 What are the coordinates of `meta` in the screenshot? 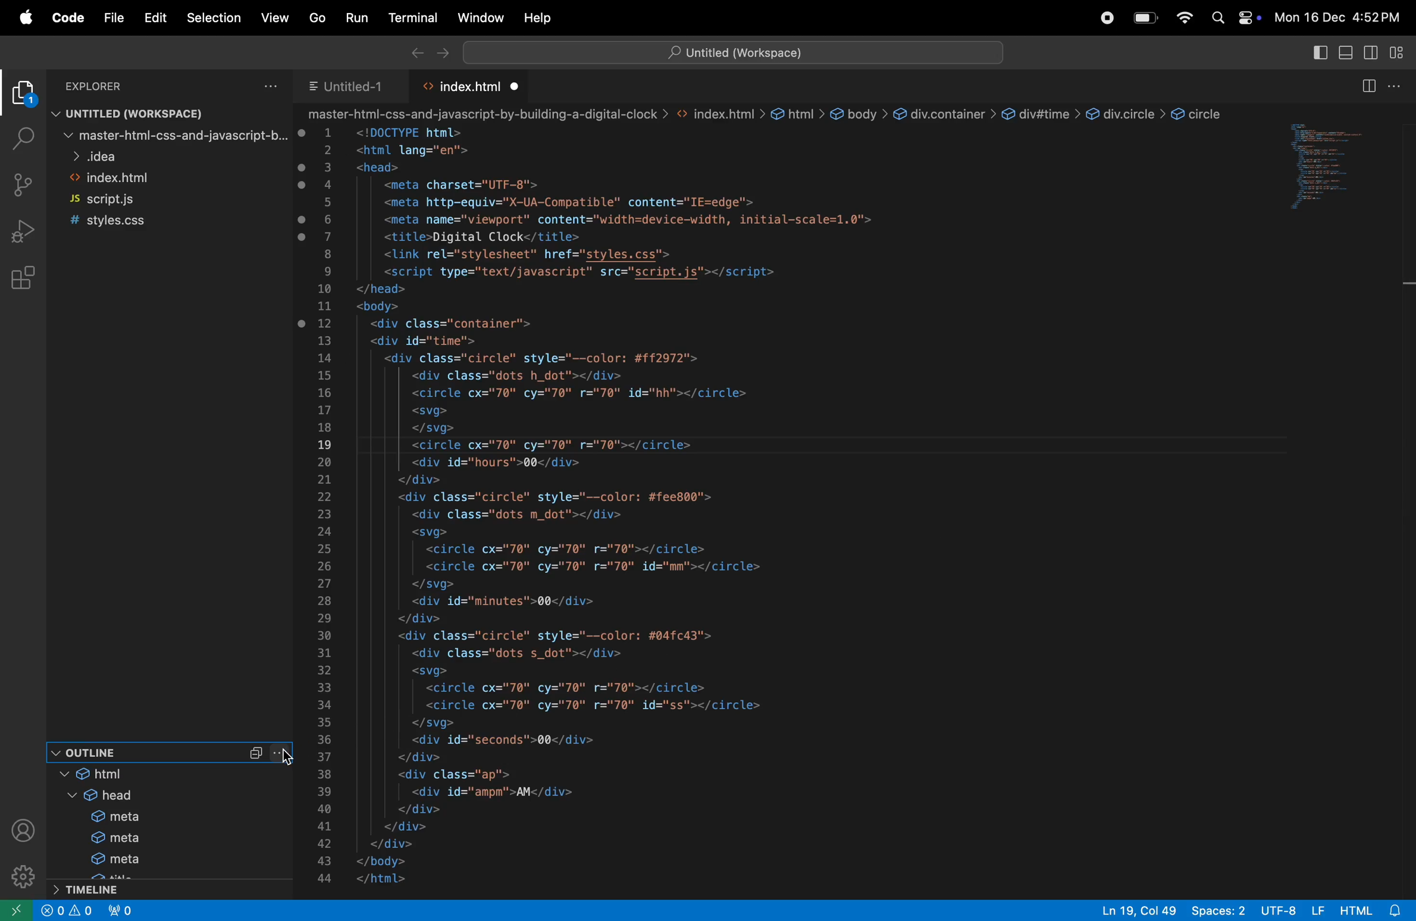 It's located at (106, 839).